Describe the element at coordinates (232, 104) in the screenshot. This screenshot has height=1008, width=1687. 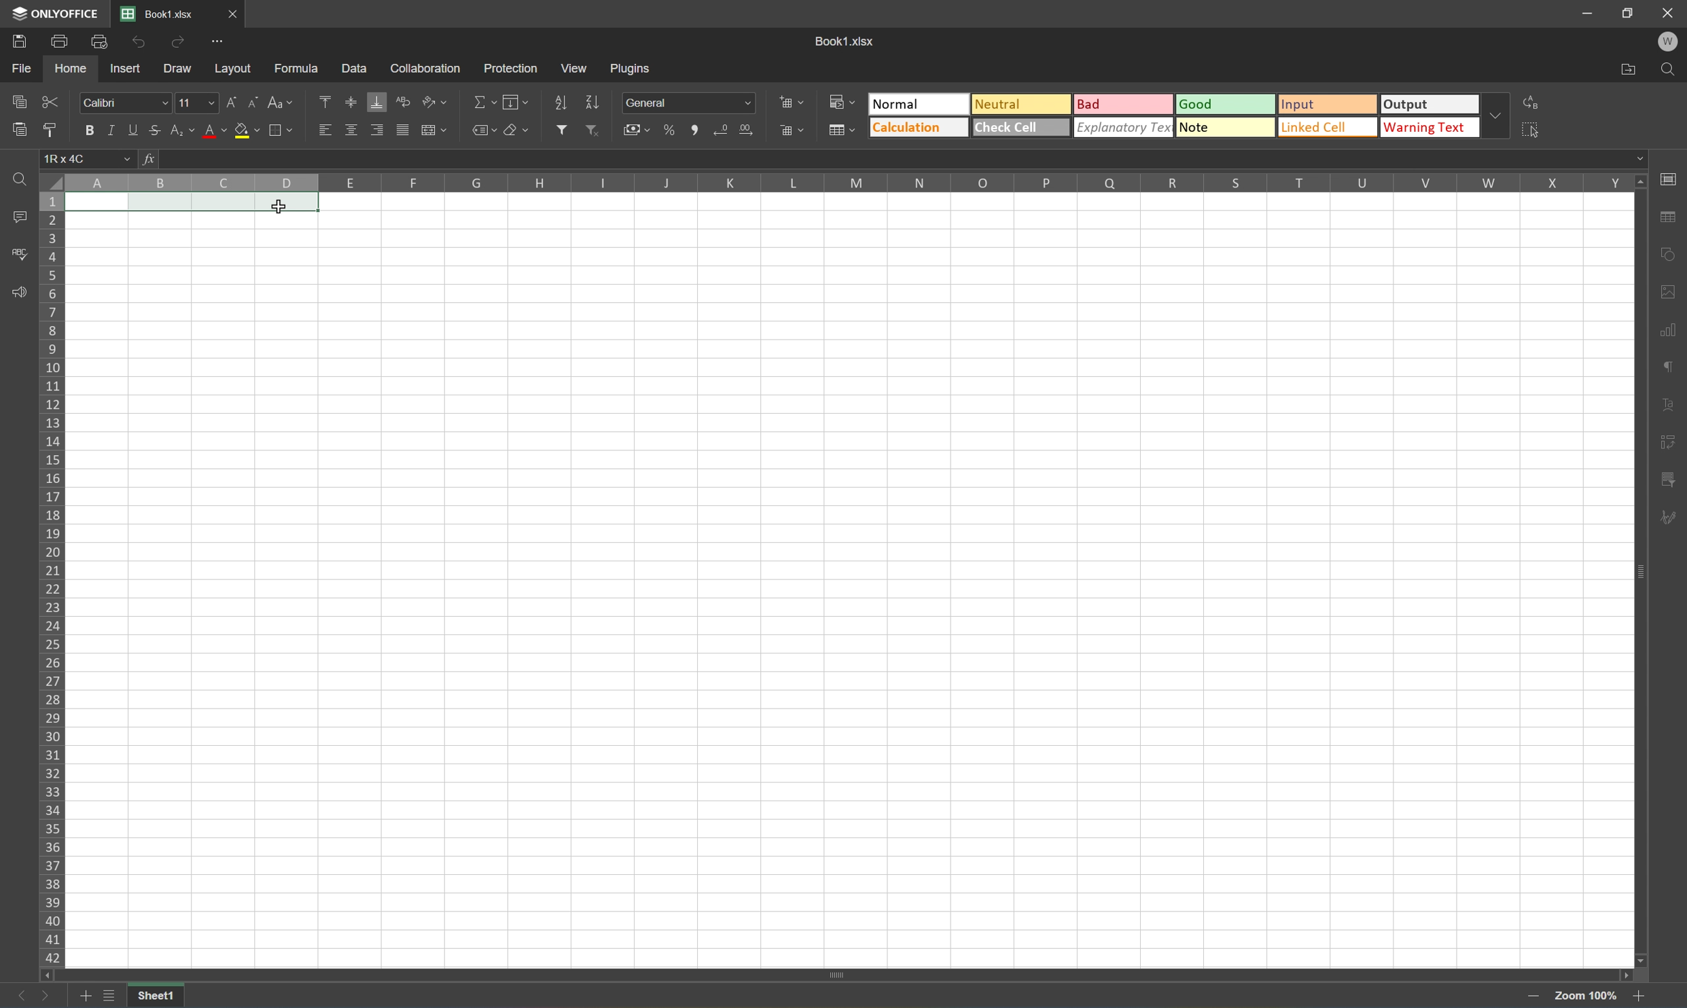
I see `Increment font size` at that location.